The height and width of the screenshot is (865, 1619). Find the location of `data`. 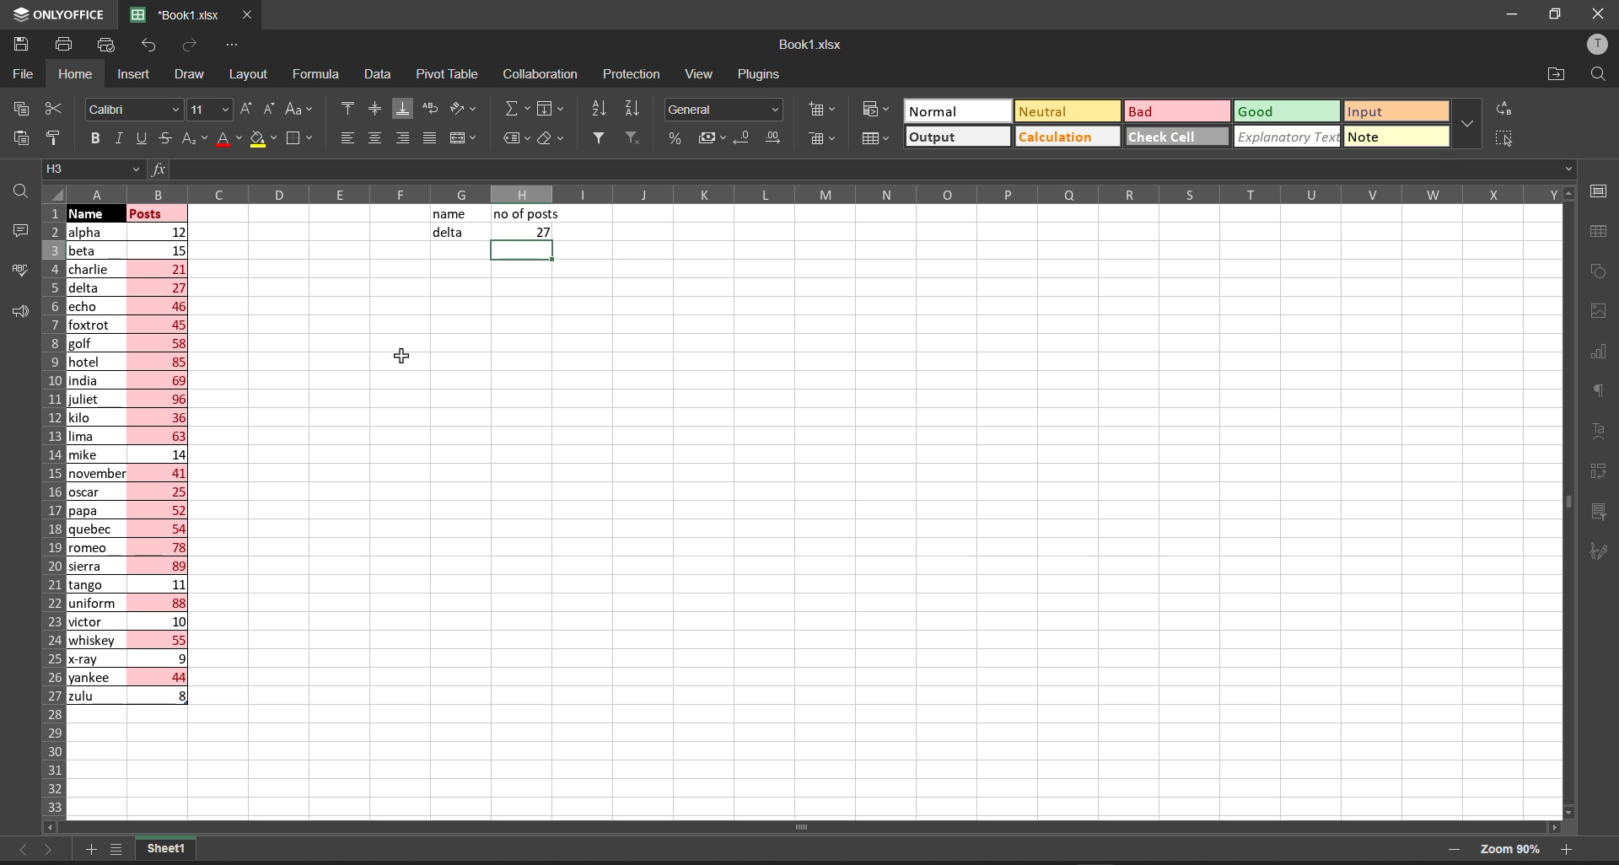

data is located at coordinates (378, 74).